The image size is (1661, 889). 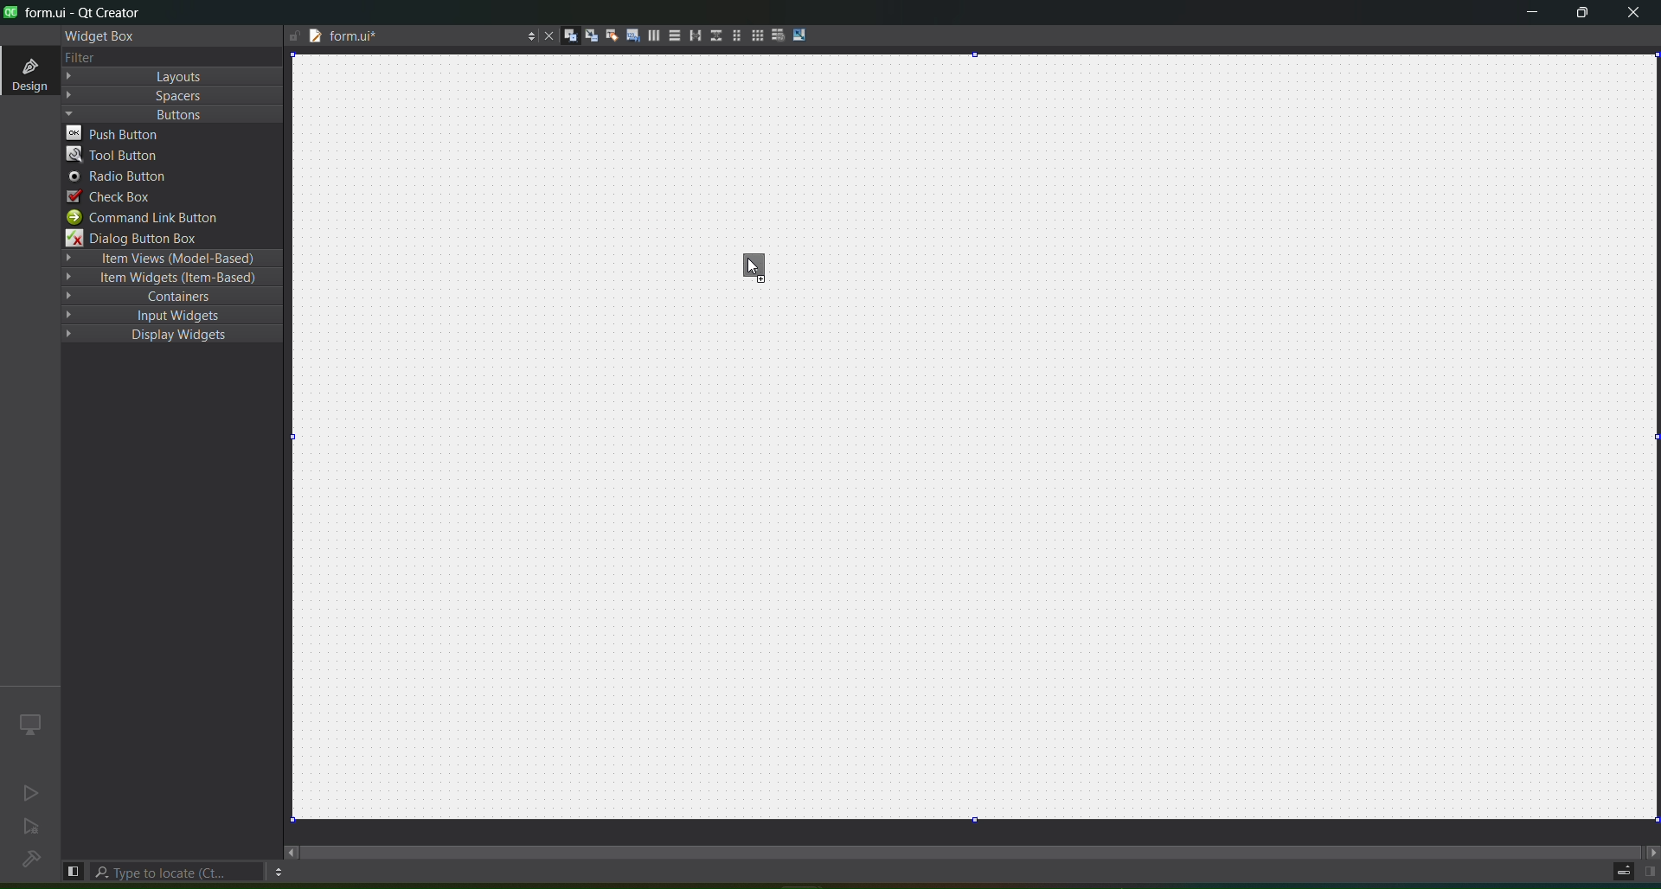 What do you see at coordinates (171, 319) in the screenshot?
I see `input widgets` at bounding box center [171, 319].